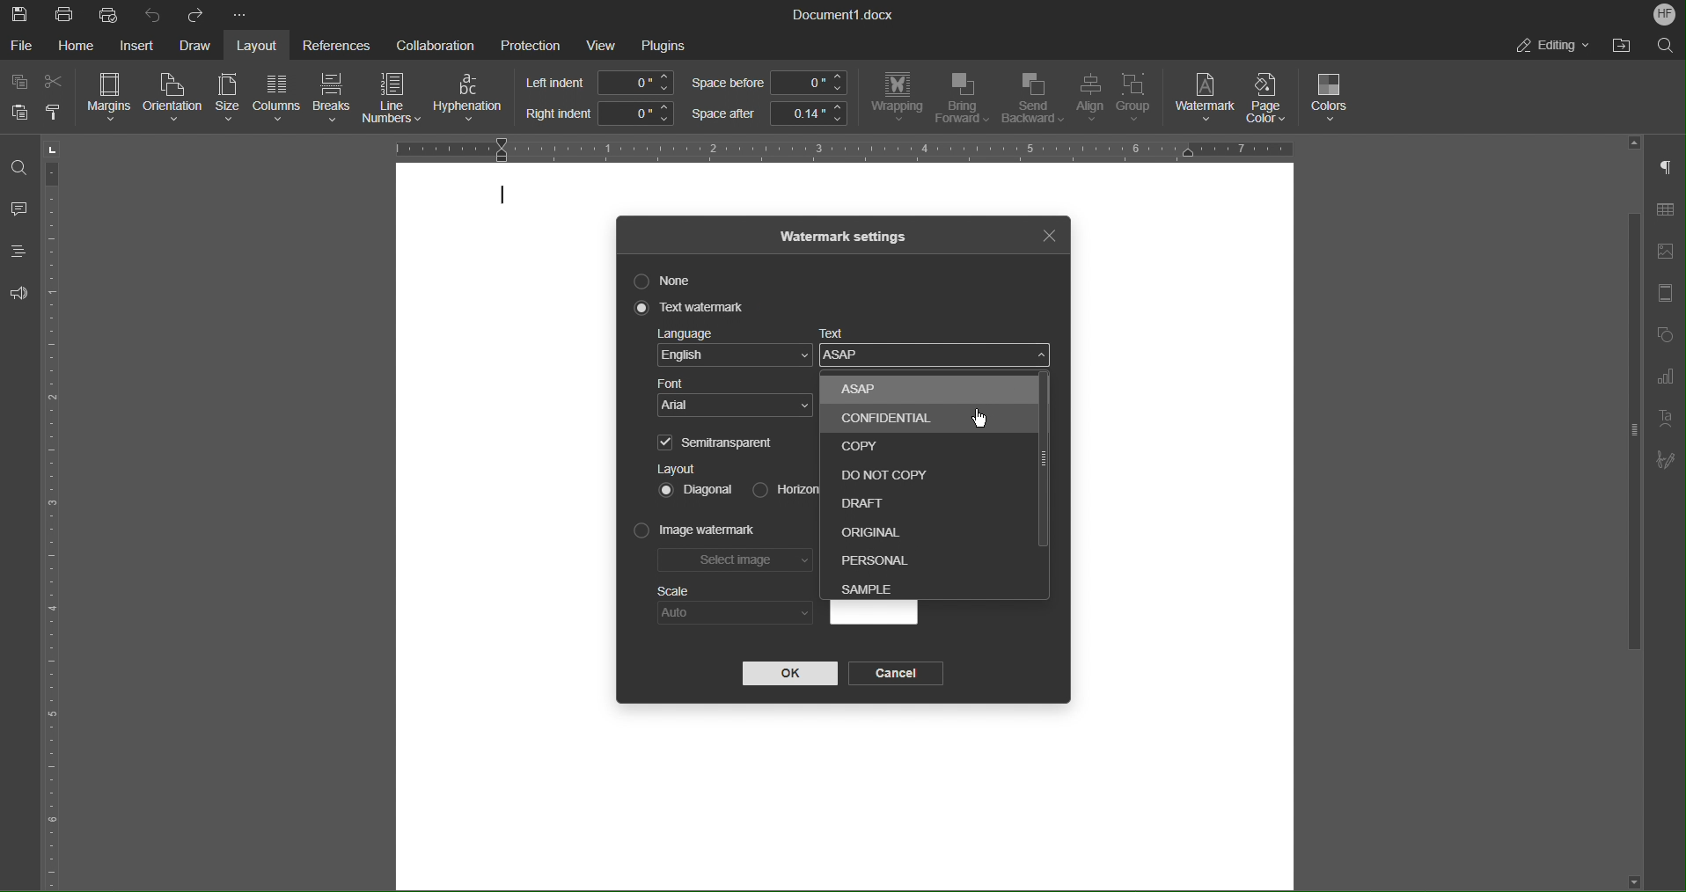 Image resolution: width=1686 pixels, height=892 pixels. Describe the element at coordinates (260, 45) in the screenshot. I see `Layout` at that location.